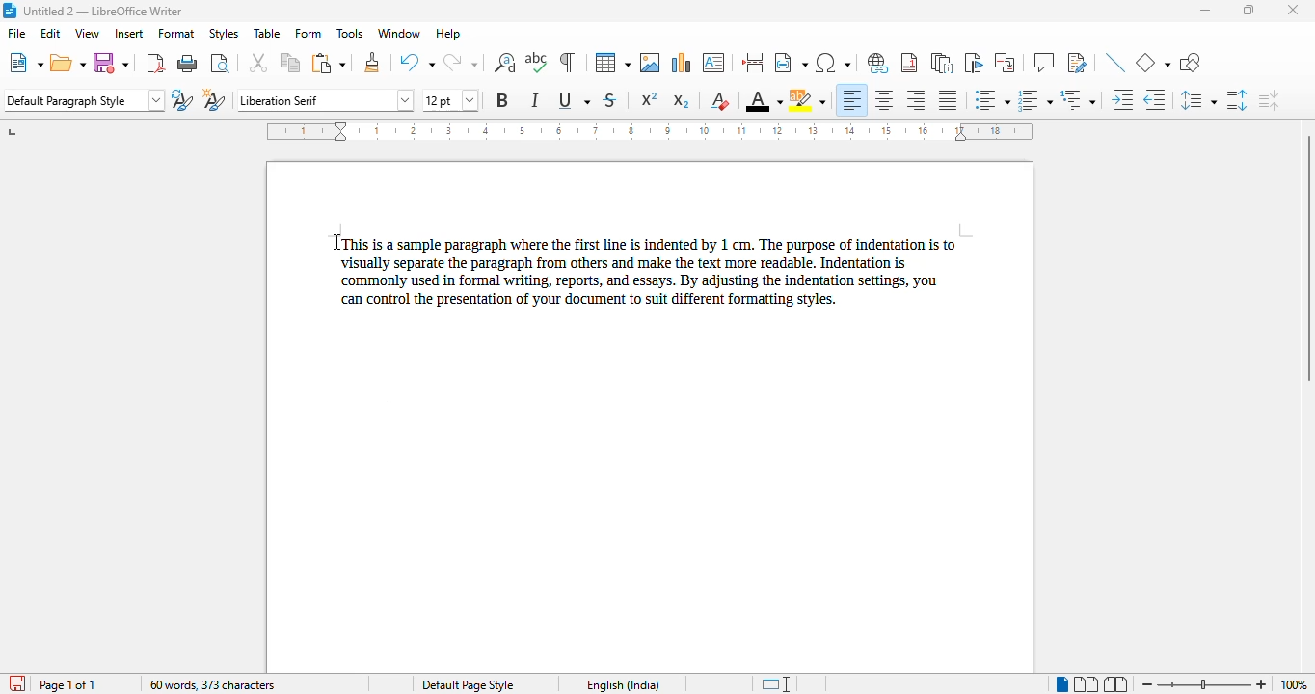  Describe the element at coordinates (1153, 63) in the screenshot. I see `basic shapes` at that location.